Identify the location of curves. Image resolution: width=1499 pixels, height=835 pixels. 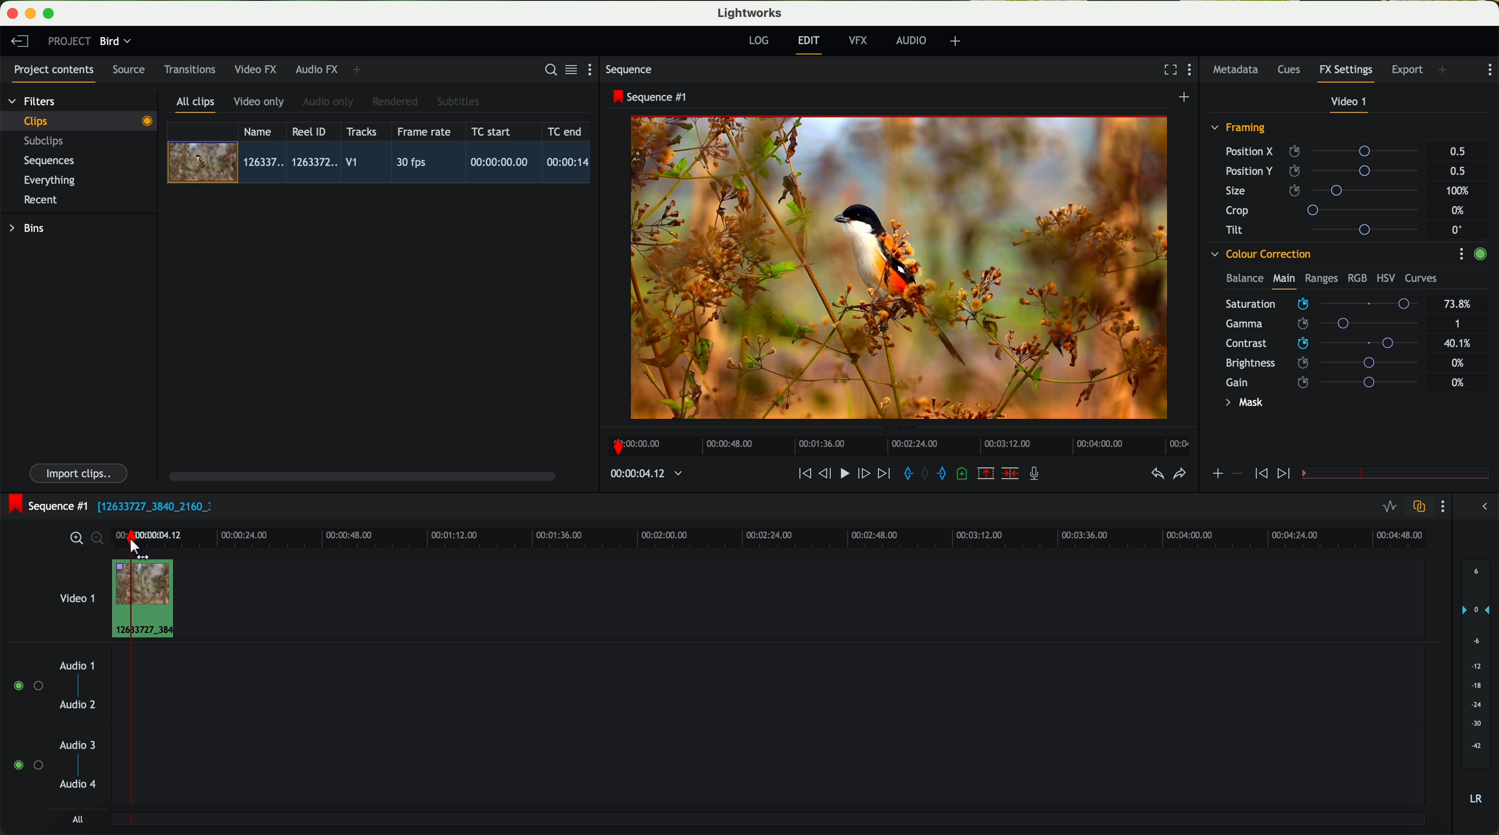
(1421, 279).